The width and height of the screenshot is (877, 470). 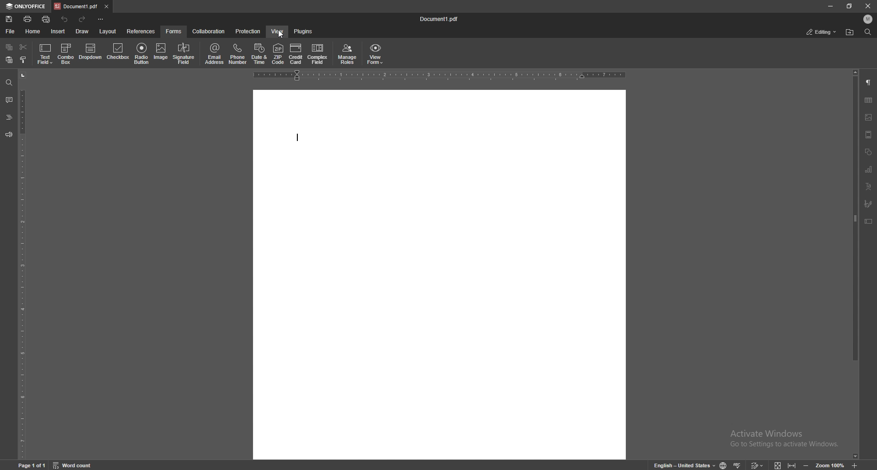 I want to click on onlyoffice, so click(x=26, y=6).